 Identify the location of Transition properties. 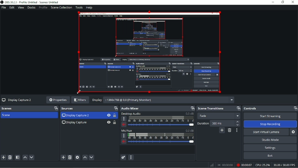
(237, 130).